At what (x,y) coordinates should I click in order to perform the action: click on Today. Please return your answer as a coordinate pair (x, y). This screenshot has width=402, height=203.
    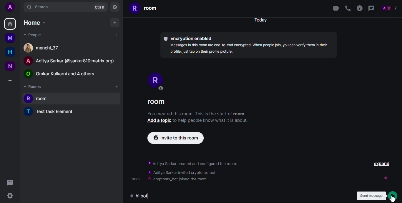
    Looking at the image, I should click on (263, 20).